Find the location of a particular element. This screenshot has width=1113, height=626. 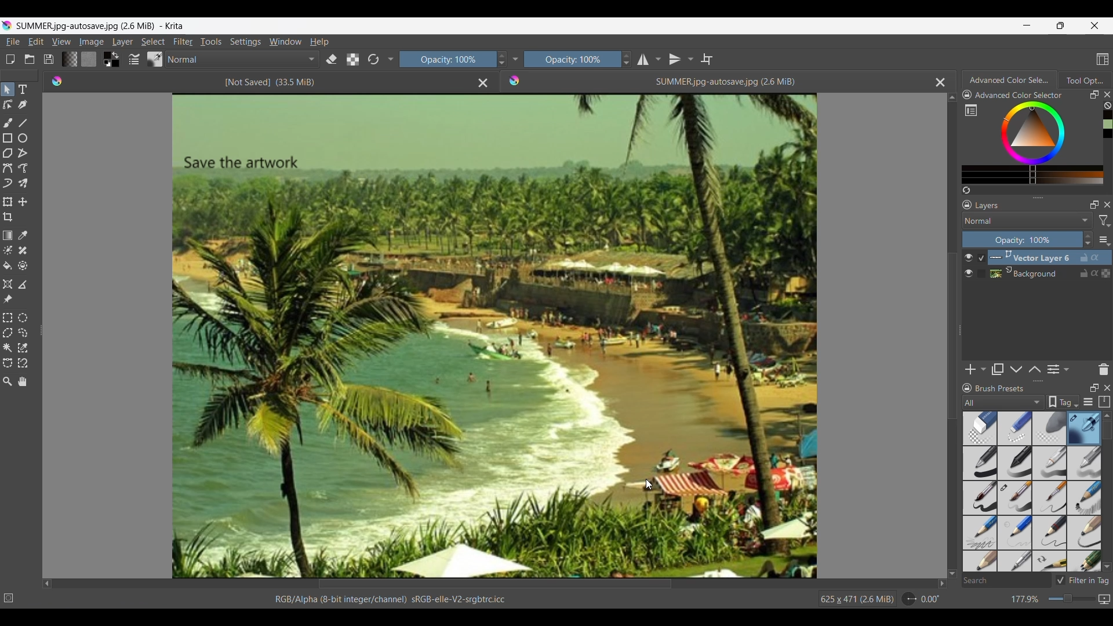

Pan tool is located at coordinates (22, 381).